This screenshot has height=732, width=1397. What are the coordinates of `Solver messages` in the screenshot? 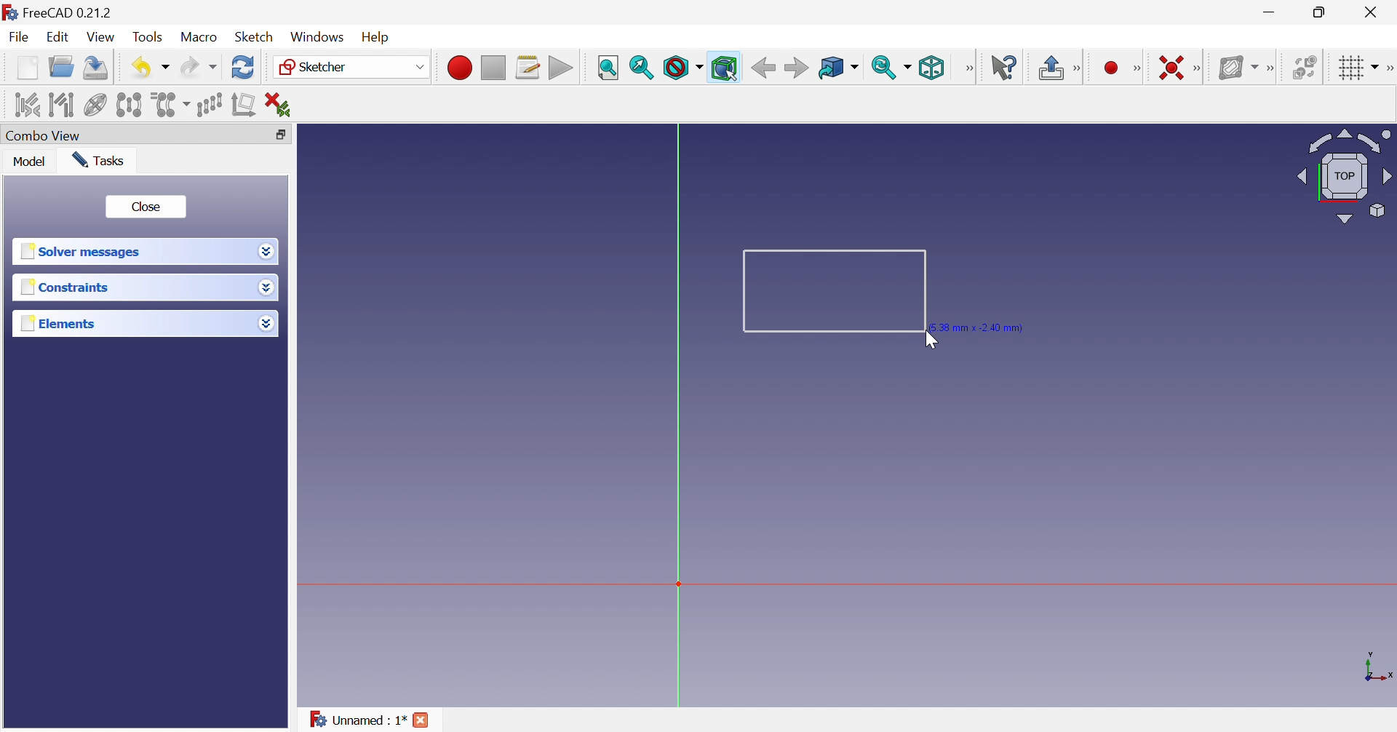 It's located at (79, 250).